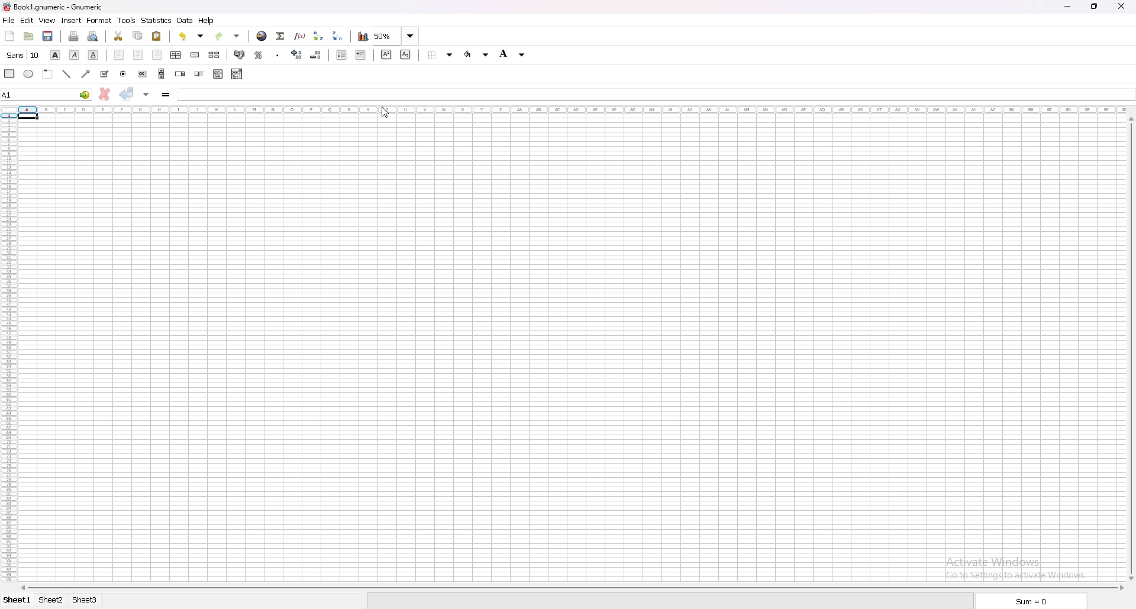 The height and width of the screenshot is (609, 1136). Describe the element at coordinates (74, 36) in the screenshot. I see `print` at that location.